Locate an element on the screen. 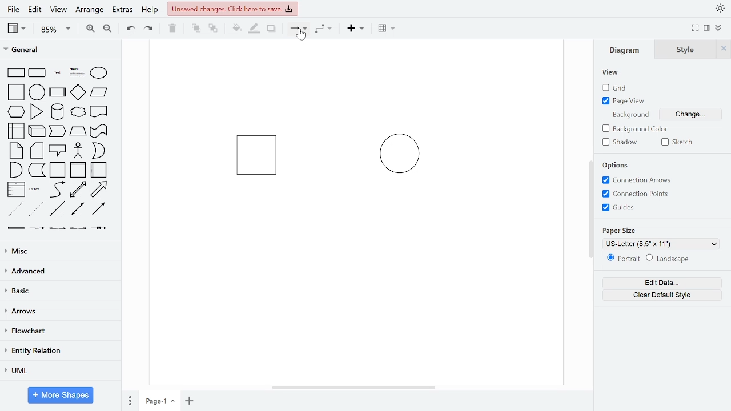 This screenshot has height=411, width=731. grid is located at coordinates (620, 88).